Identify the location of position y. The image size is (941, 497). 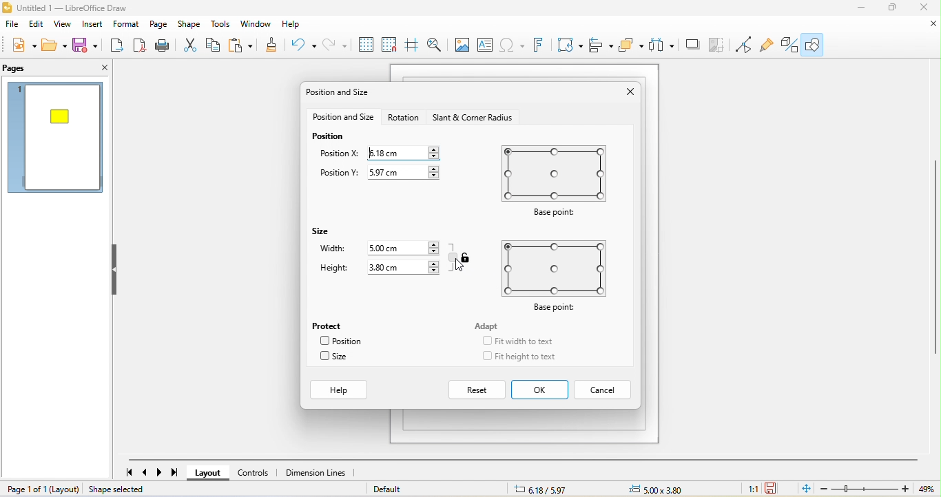
(334, 174).